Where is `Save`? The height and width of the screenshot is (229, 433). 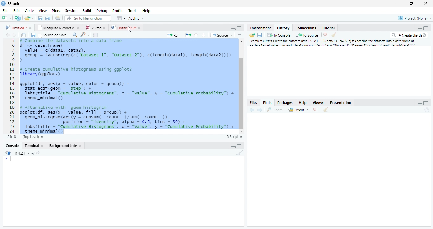
Save is located at coordinates (261, 35).